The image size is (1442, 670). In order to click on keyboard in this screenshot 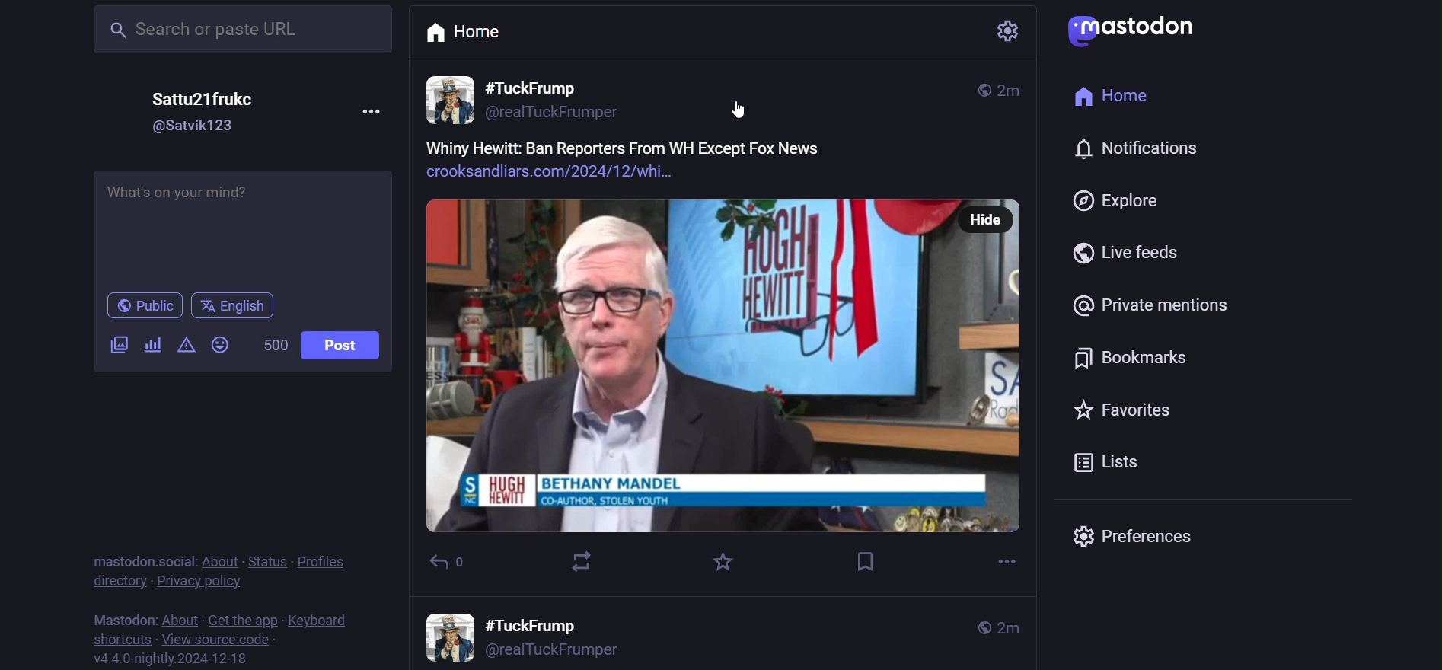, I will do `click(322, 621)`.